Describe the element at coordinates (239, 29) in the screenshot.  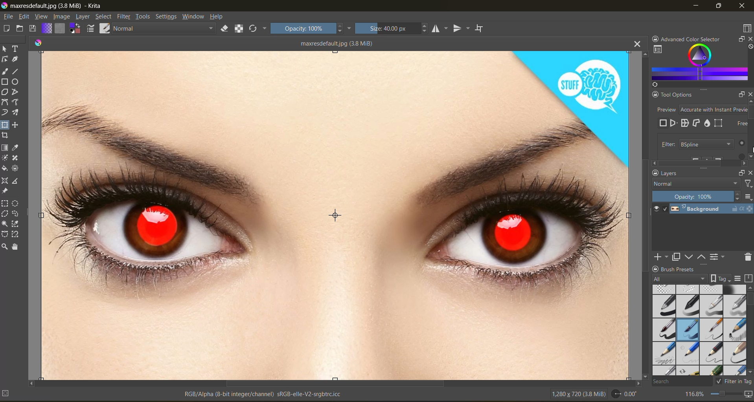
I see `preserve alpha` at that location.